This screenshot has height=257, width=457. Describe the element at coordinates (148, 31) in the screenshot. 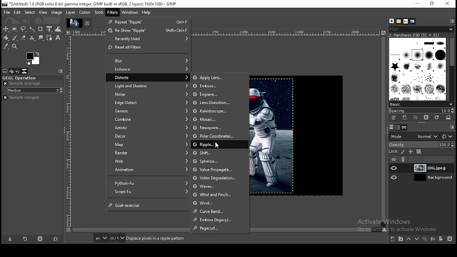

I see `reshow "ripple"` at that location.